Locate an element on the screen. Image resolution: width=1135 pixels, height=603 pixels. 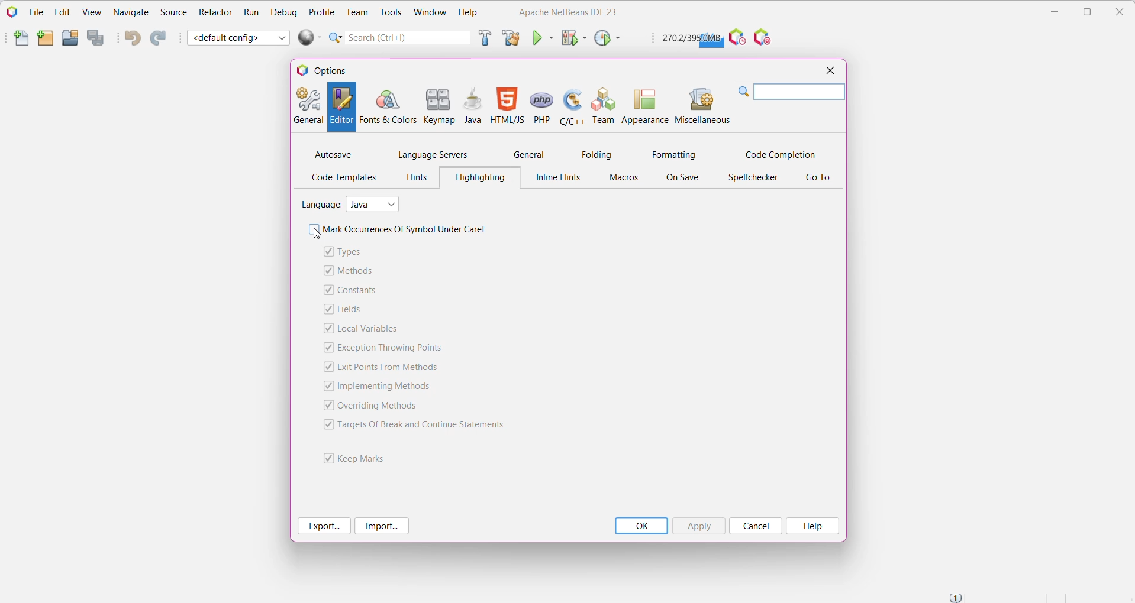
Quick Search Bar is located at coordinates (398, 37).